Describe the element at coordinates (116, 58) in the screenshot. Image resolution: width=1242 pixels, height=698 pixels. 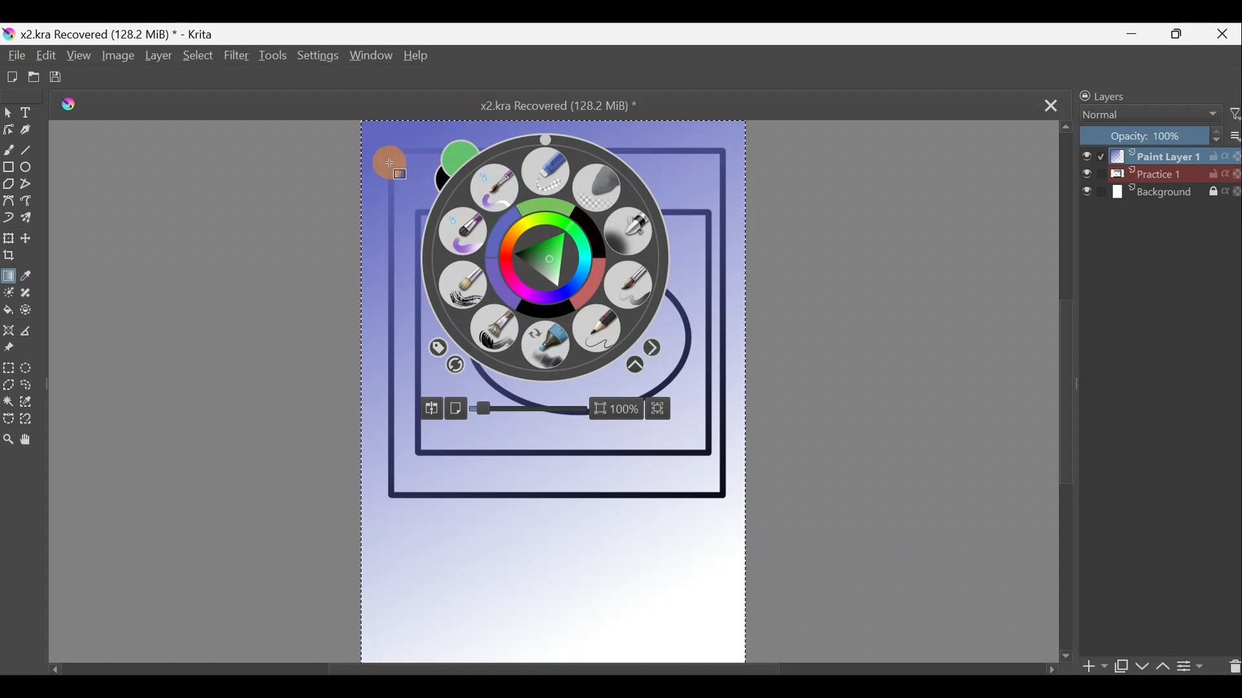
I see `Image` at that location.